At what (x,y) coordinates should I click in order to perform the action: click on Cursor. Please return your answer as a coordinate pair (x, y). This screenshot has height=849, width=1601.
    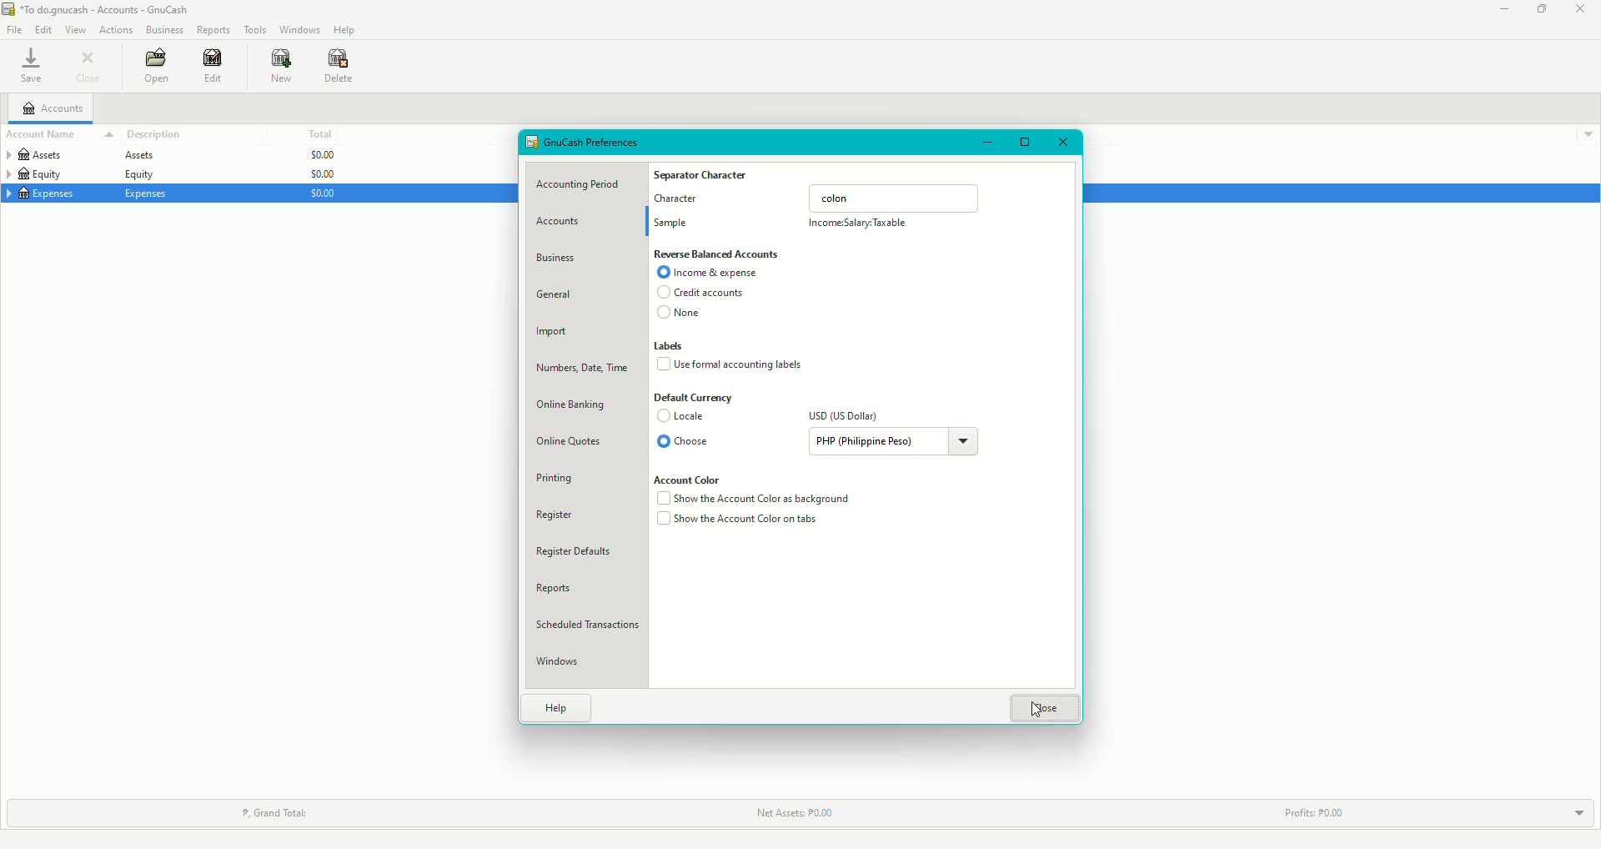
    Looking at the image, I should click on (1044, 712).